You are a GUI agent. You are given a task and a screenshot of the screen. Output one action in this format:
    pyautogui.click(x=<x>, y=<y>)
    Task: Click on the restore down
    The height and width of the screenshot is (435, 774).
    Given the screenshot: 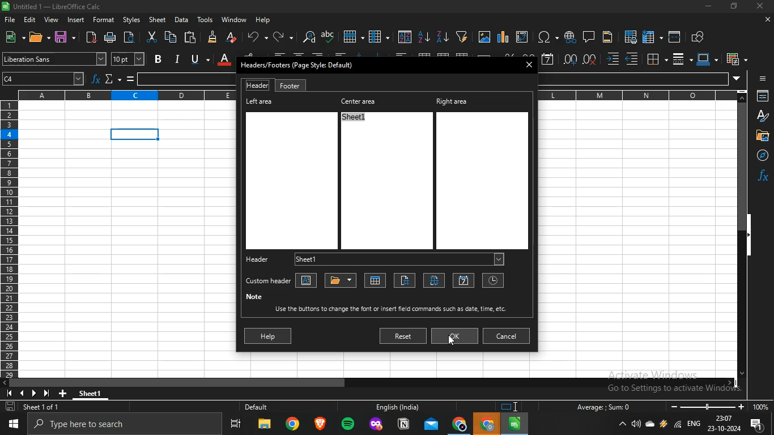 What is the action you would take?
    pyautogui.click(x=734, y=7)
    